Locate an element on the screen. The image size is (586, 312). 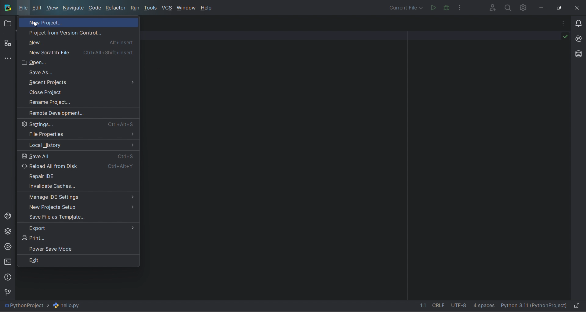
exit is located at coordinates (78, 260).